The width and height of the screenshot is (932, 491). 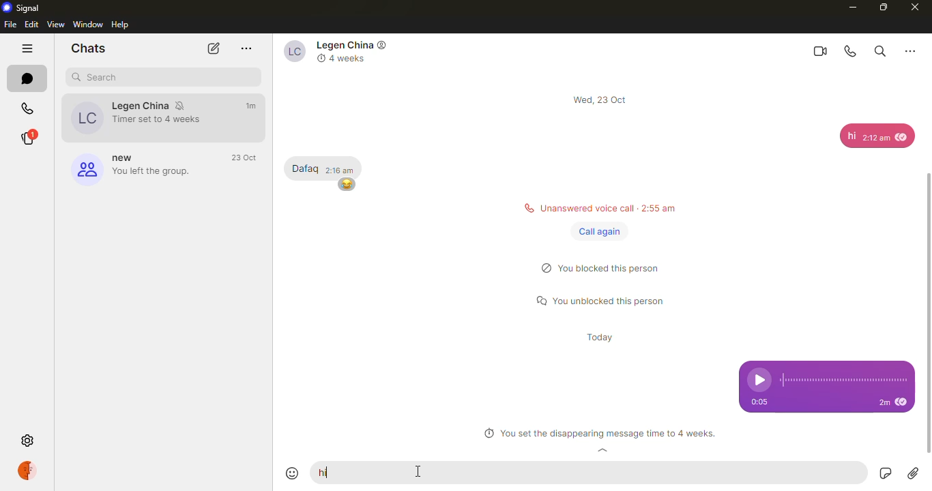 I want to click on 2m, so click(x=883, y=403).